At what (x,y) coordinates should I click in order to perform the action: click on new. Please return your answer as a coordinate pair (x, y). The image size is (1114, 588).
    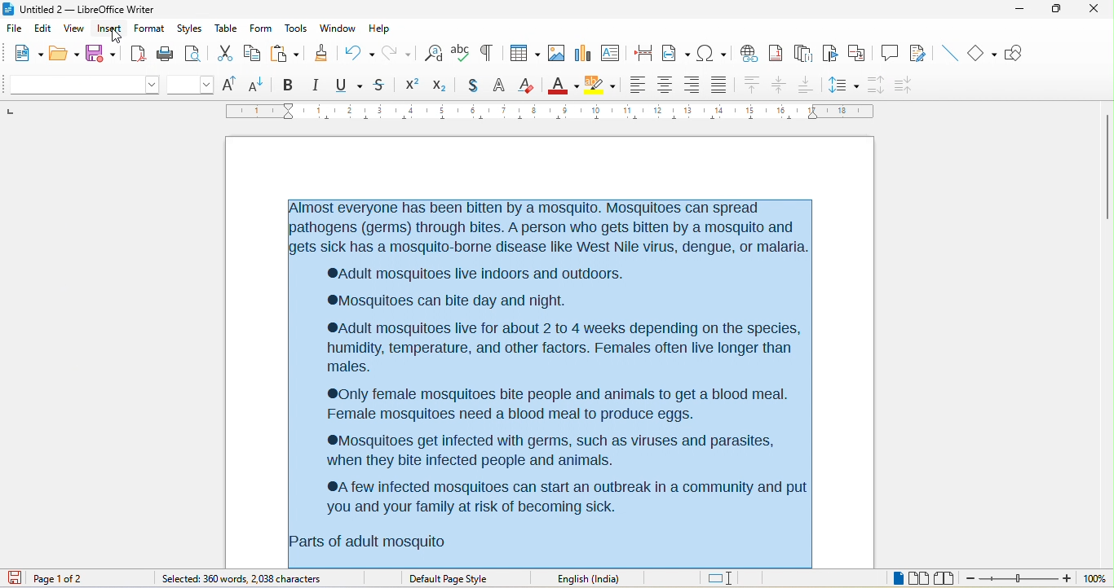
    Looking at the image, I should click on (21, 53).